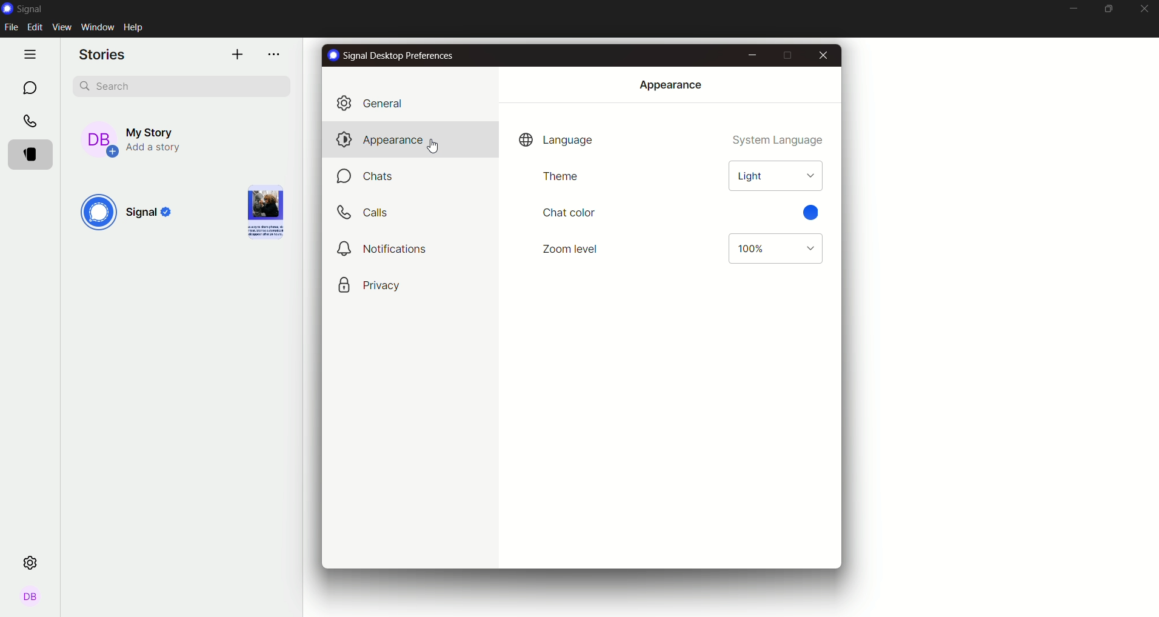 This screenshot has height=617, width=1159. Describe the element at coordinates (1109, 9) in the screenshot. I see `minimize maximize` at that location.